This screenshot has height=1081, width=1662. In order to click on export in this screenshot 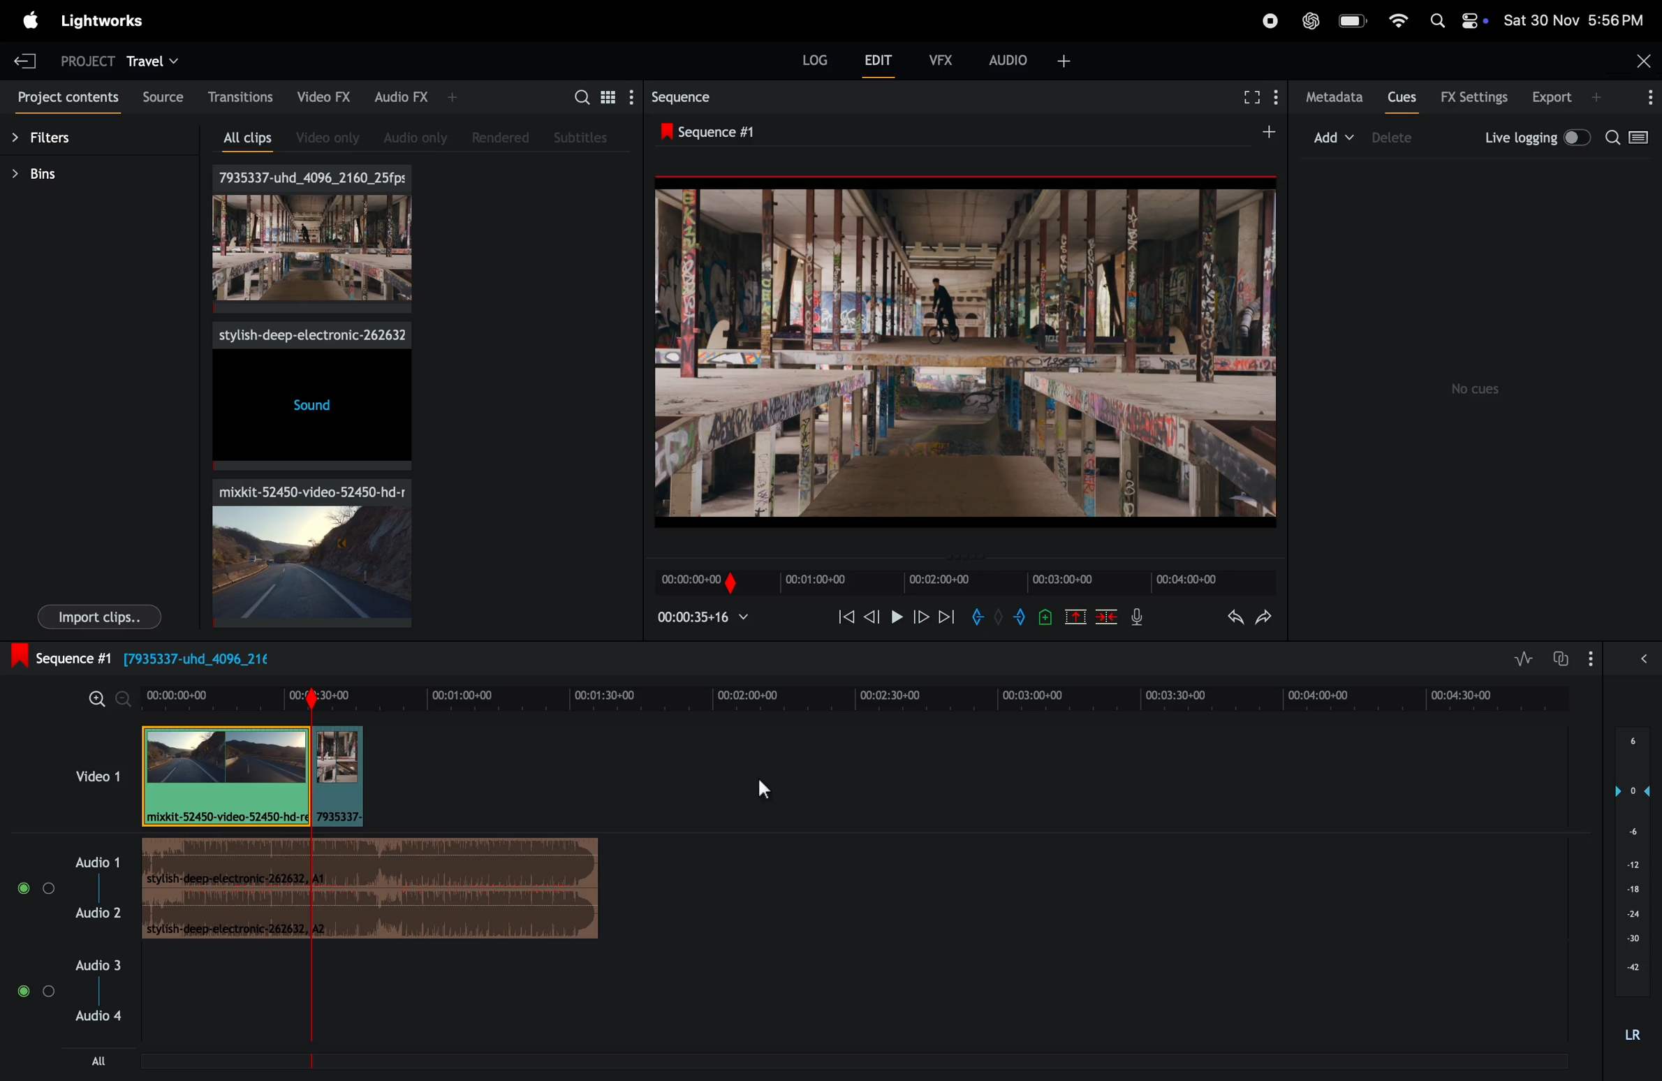, I will do `click(1559, 97)`.